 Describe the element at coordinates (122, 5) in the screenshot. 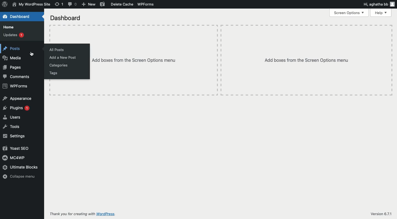

I see `Delete cache` at that location.